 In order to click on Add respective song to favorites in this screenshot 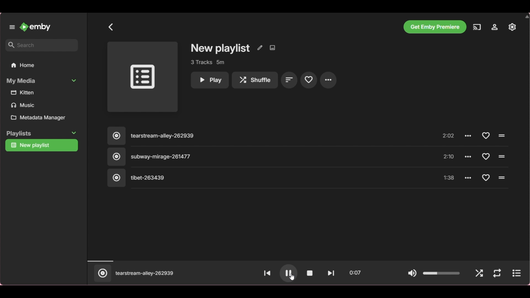, I will do `click(486, 135)`.